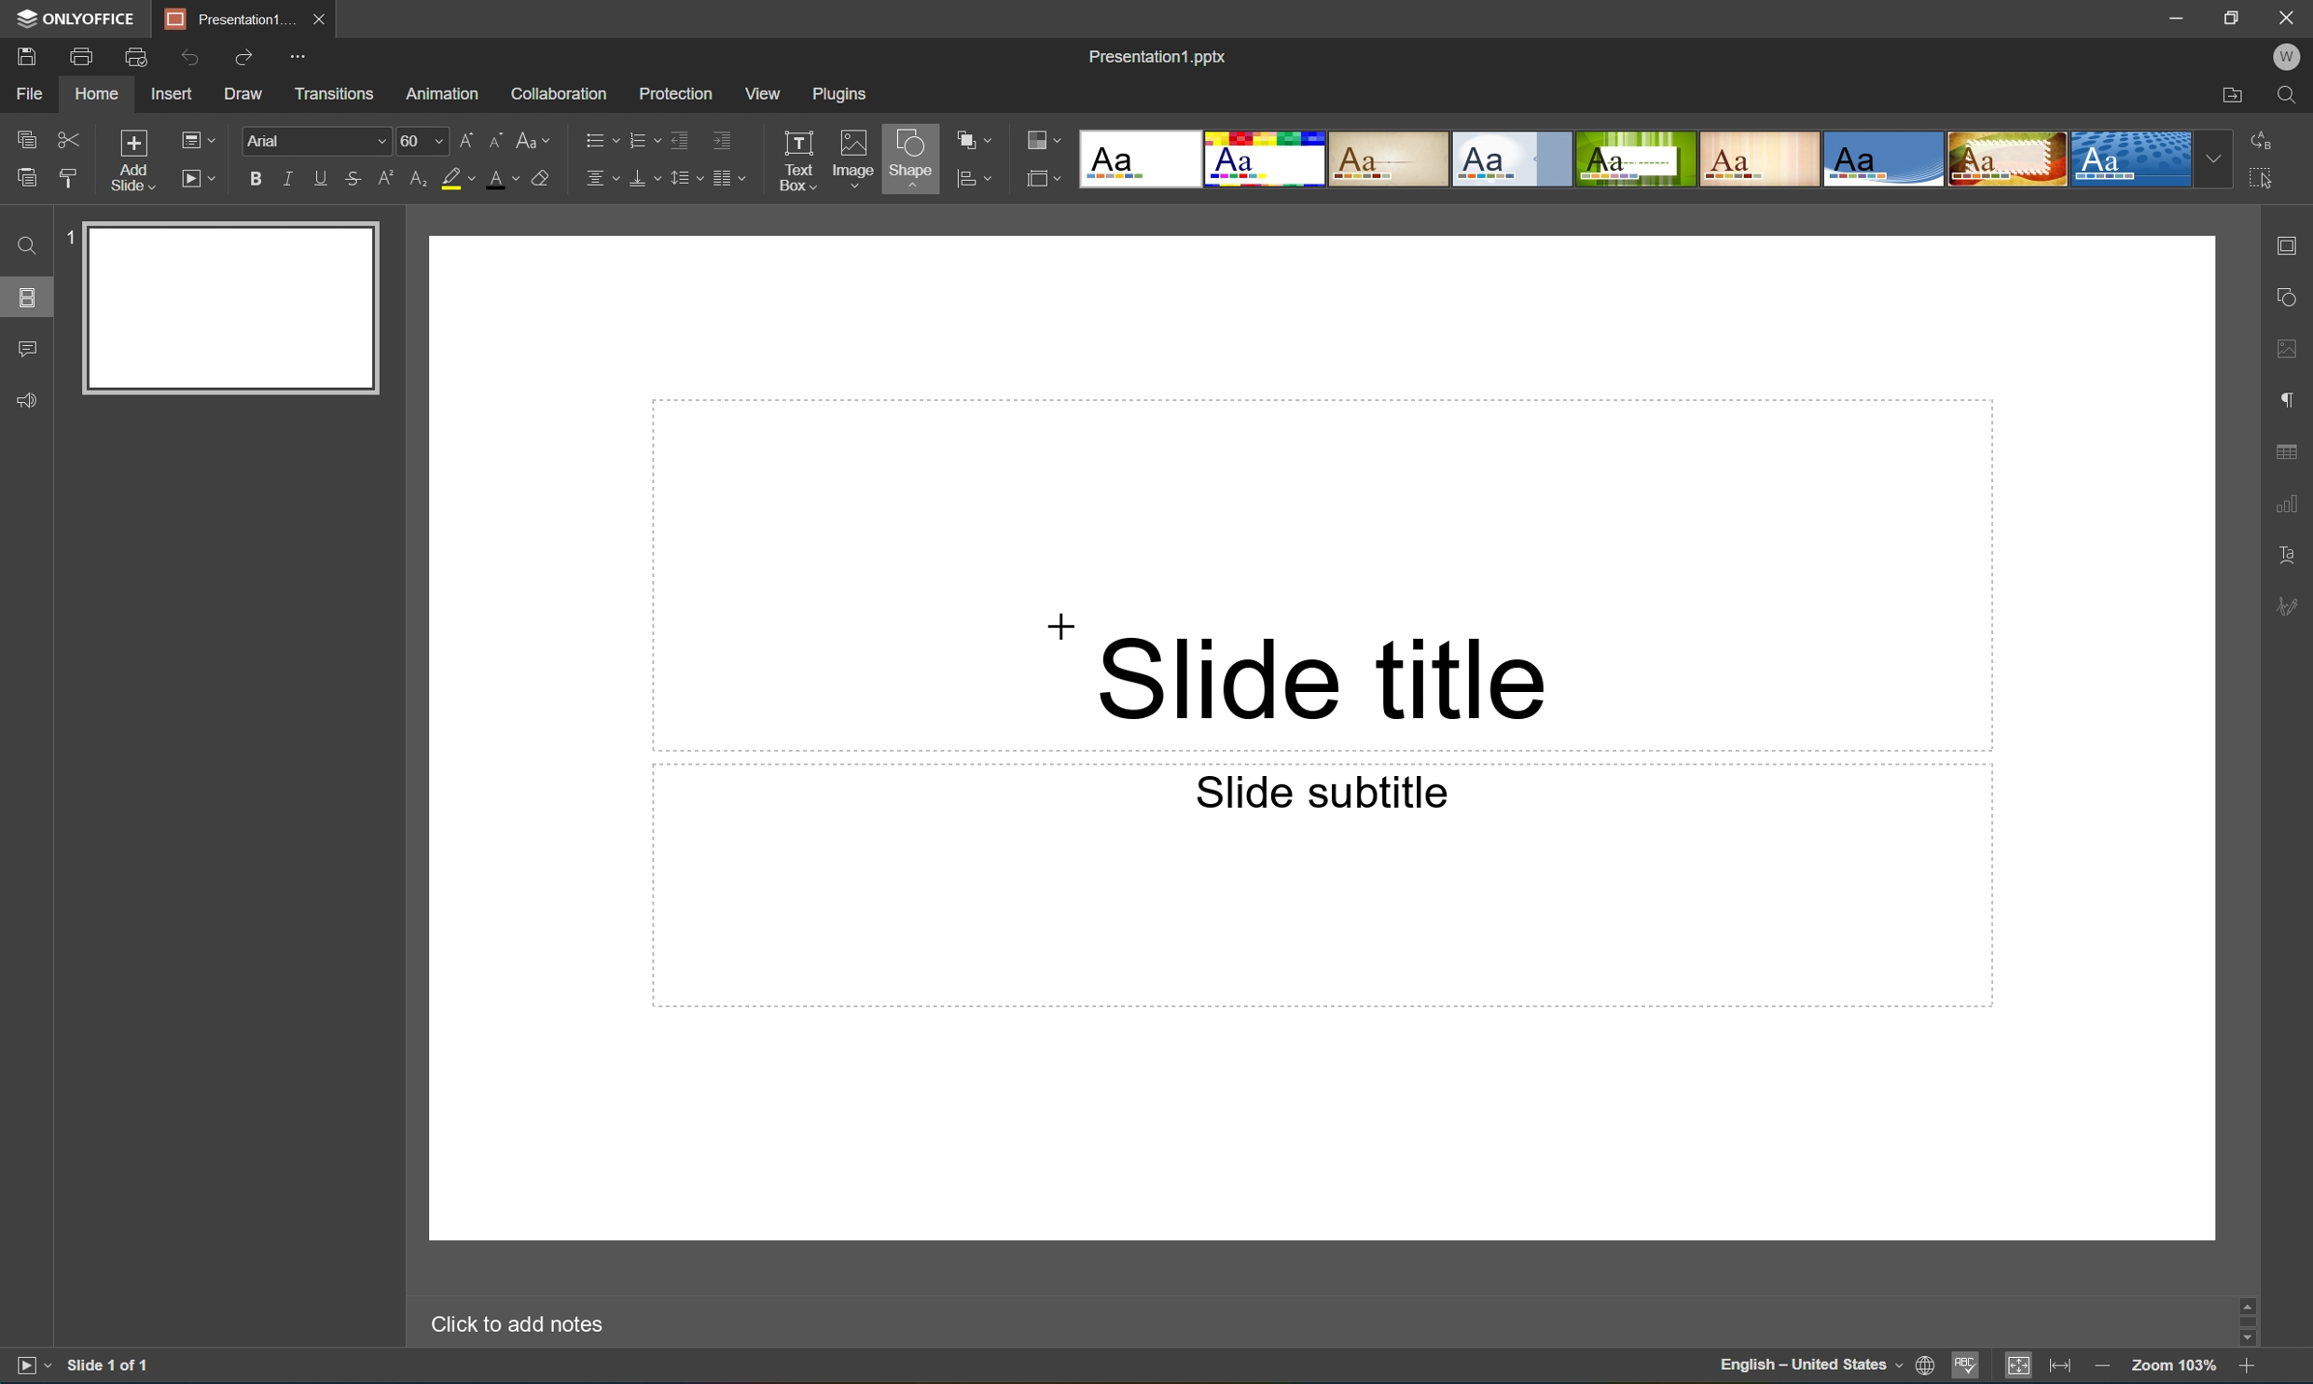 The image size is (2313, 1384). I want to click on Increment font size, so click(463, 138).